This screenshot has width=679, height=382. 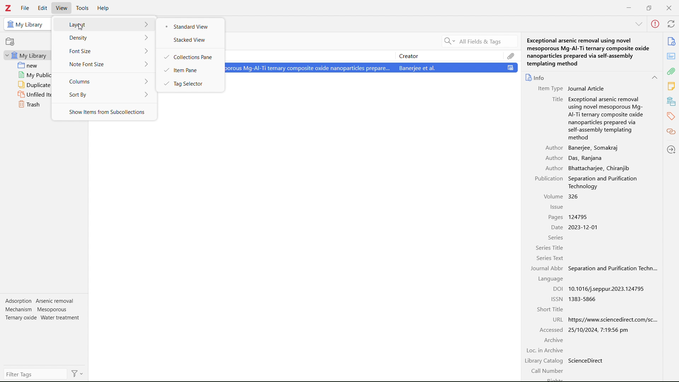 I want to click on note font size, so click(x=104, y=64).